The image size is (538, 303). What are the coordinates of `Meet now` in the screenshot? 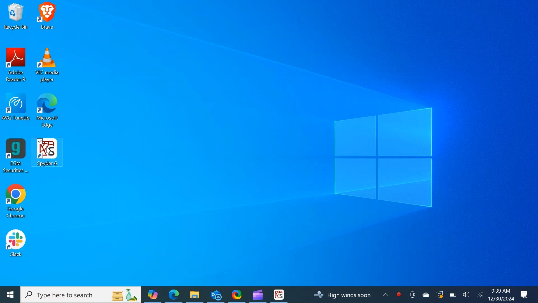 It's located at (412, 295).